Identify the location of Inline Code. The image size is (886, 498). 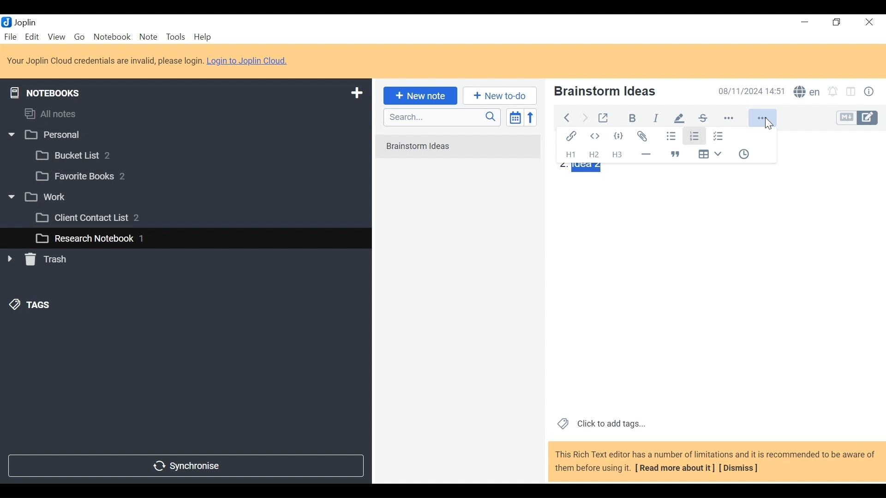
(594, 136).